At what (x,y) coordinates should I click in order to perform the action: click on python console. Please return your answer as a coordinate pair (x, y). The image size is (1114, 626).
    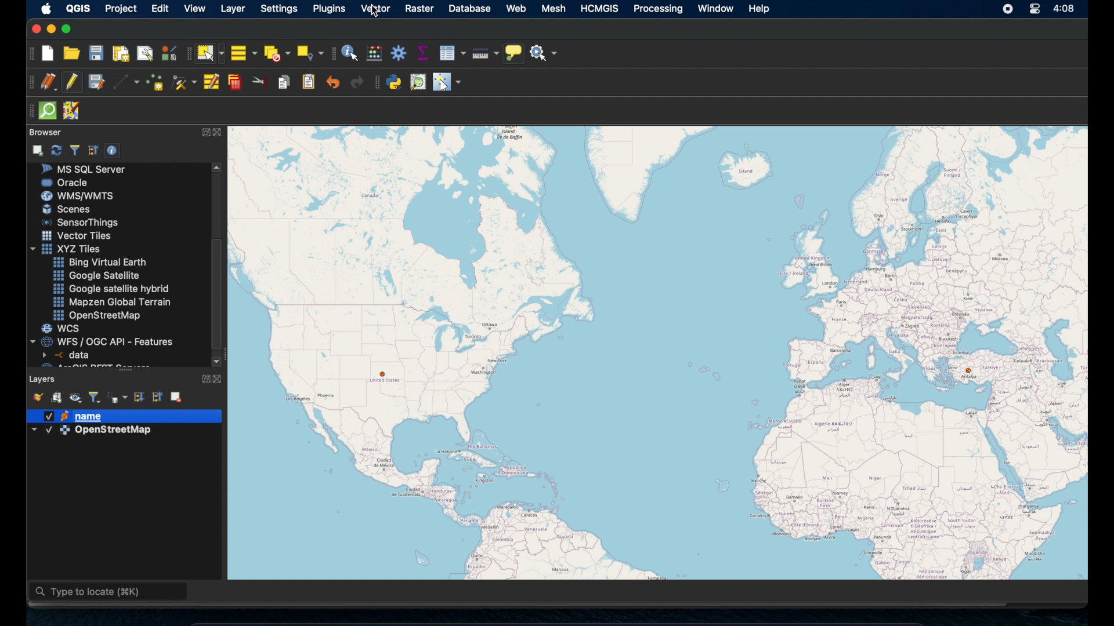
    Looking at the image, I should click on (395, 82).